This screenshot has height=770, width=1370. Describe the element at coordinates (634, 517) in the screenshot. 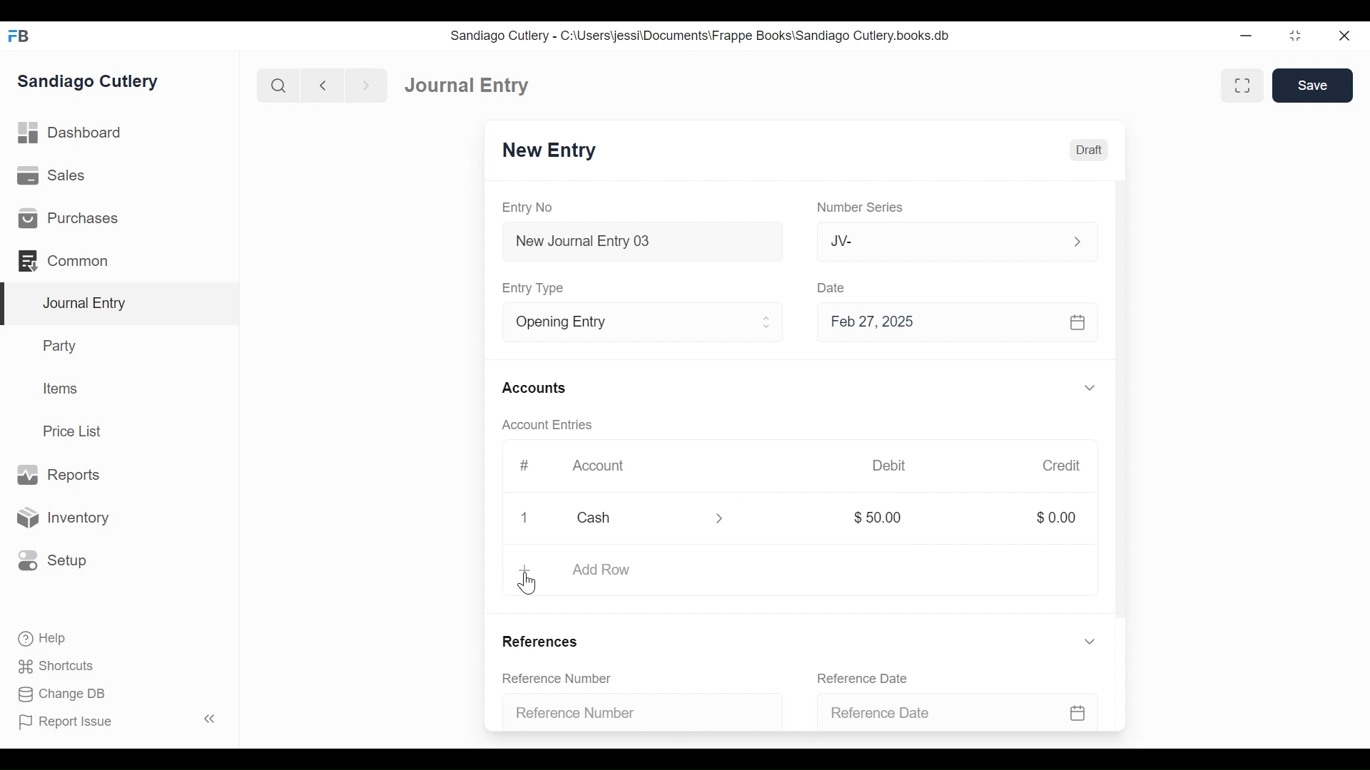

I see `Cash` at that location.